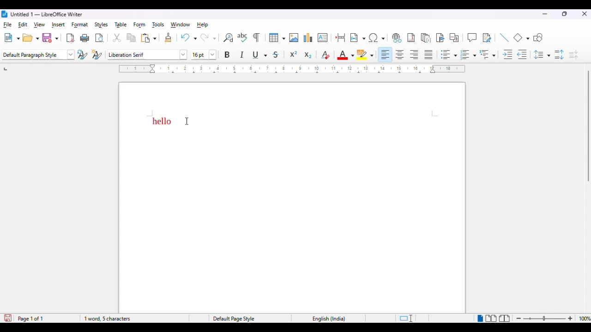  Describe the element at coordinates (400, 55) in the screenshot. I see `align center` at that location.